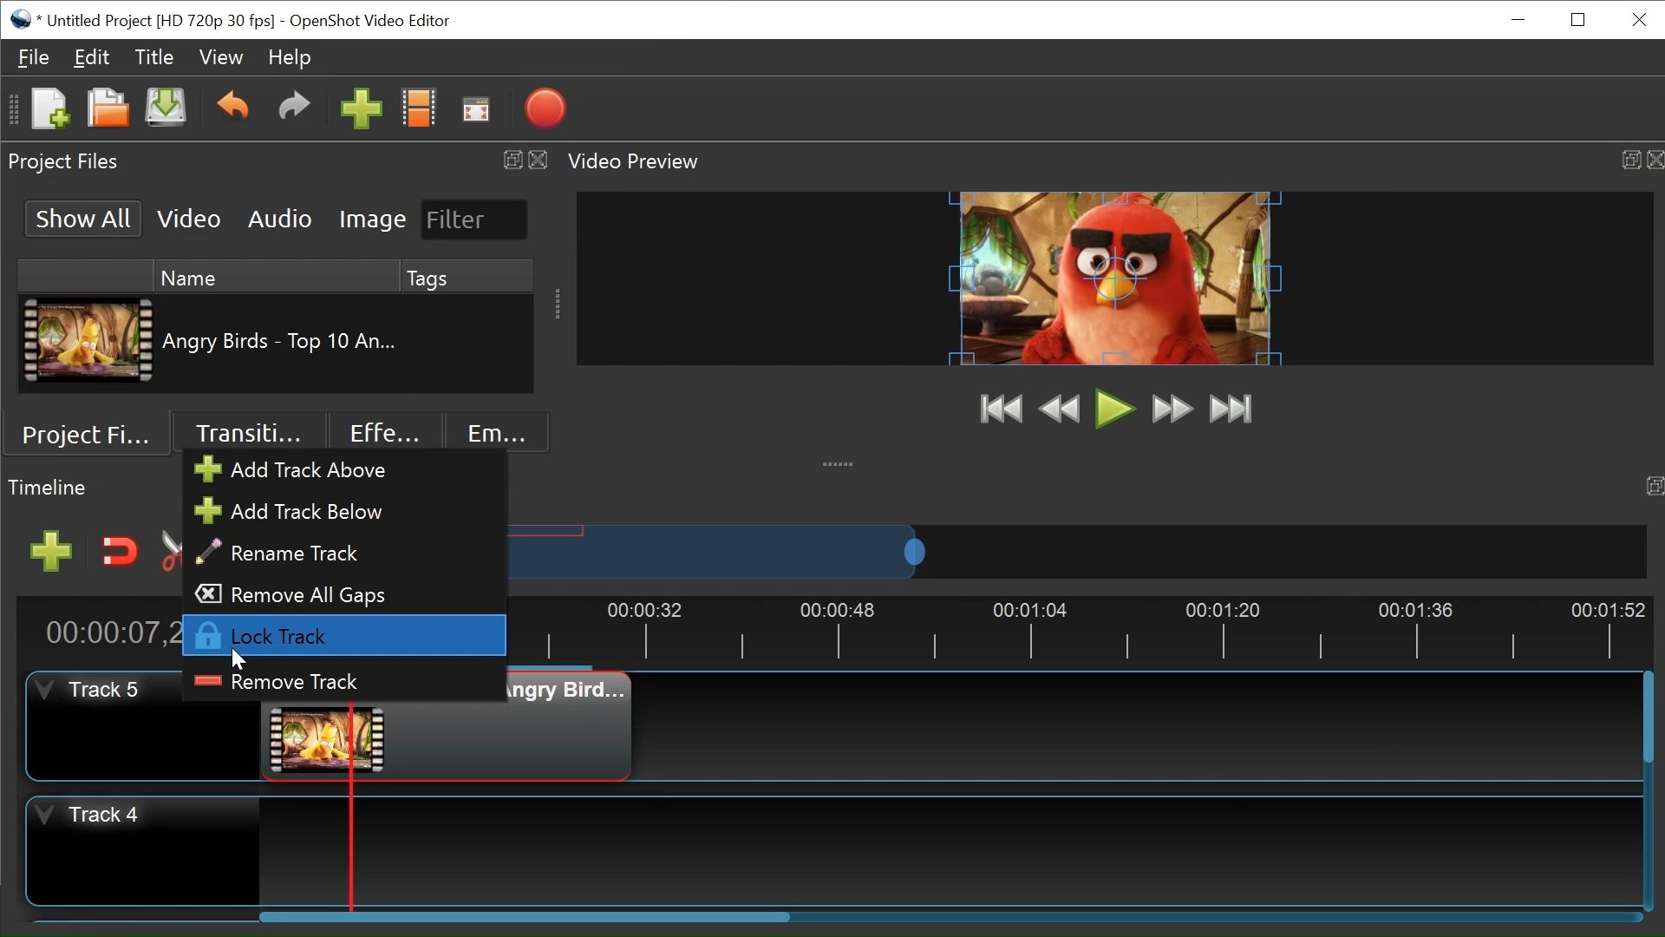  I want to click on Cursor, so click(242, 656).